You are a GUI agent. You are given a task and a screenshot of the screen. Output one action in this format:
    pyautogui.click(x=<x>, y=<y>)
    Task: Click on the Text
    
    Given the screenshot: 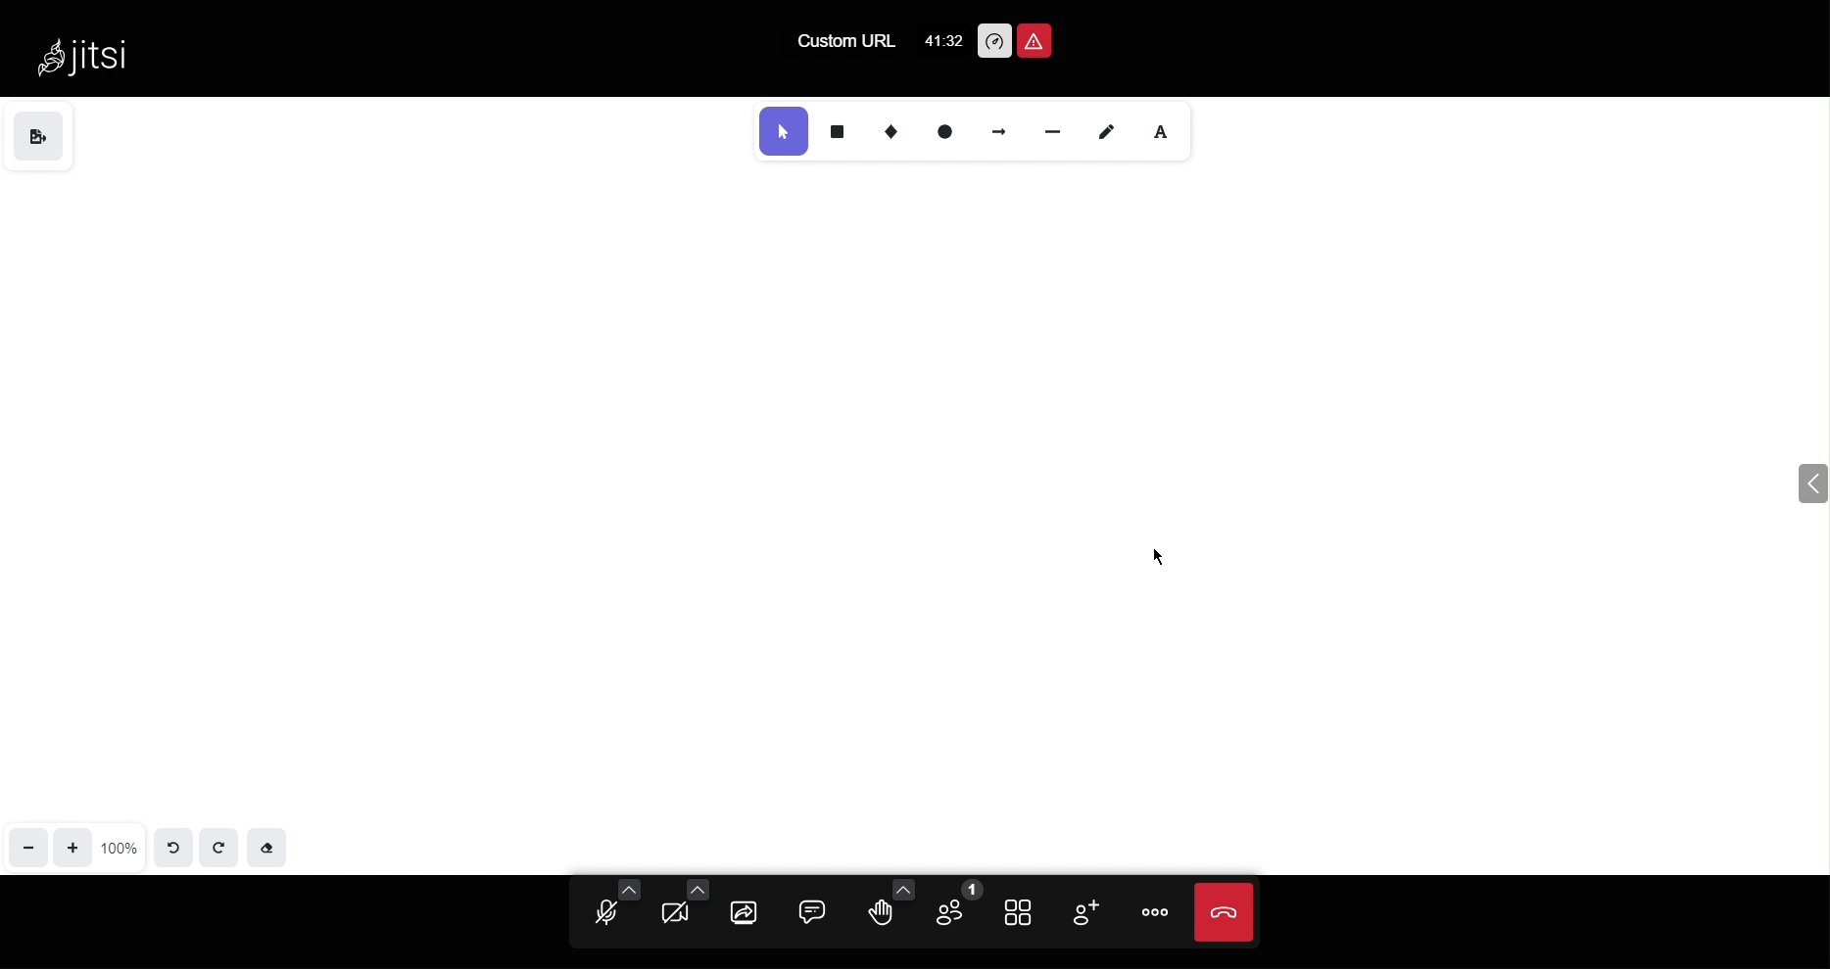 What is the action you would take?
    pyautogui.click(x=1163, y=132)
    